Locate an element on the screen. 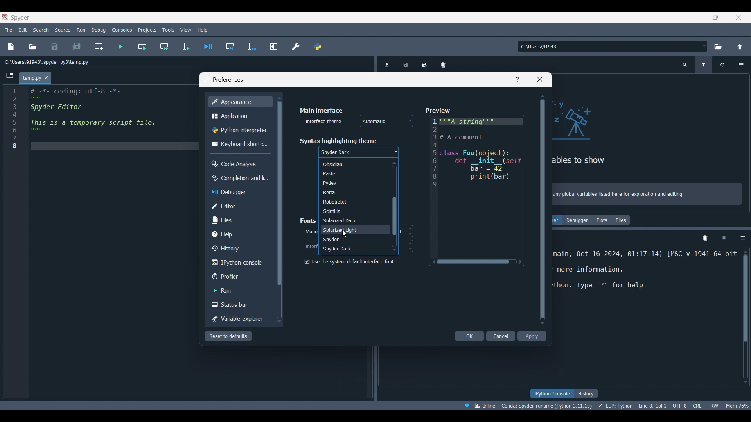 The image size is (751, 422). Help is located at coordinates (239, 234).